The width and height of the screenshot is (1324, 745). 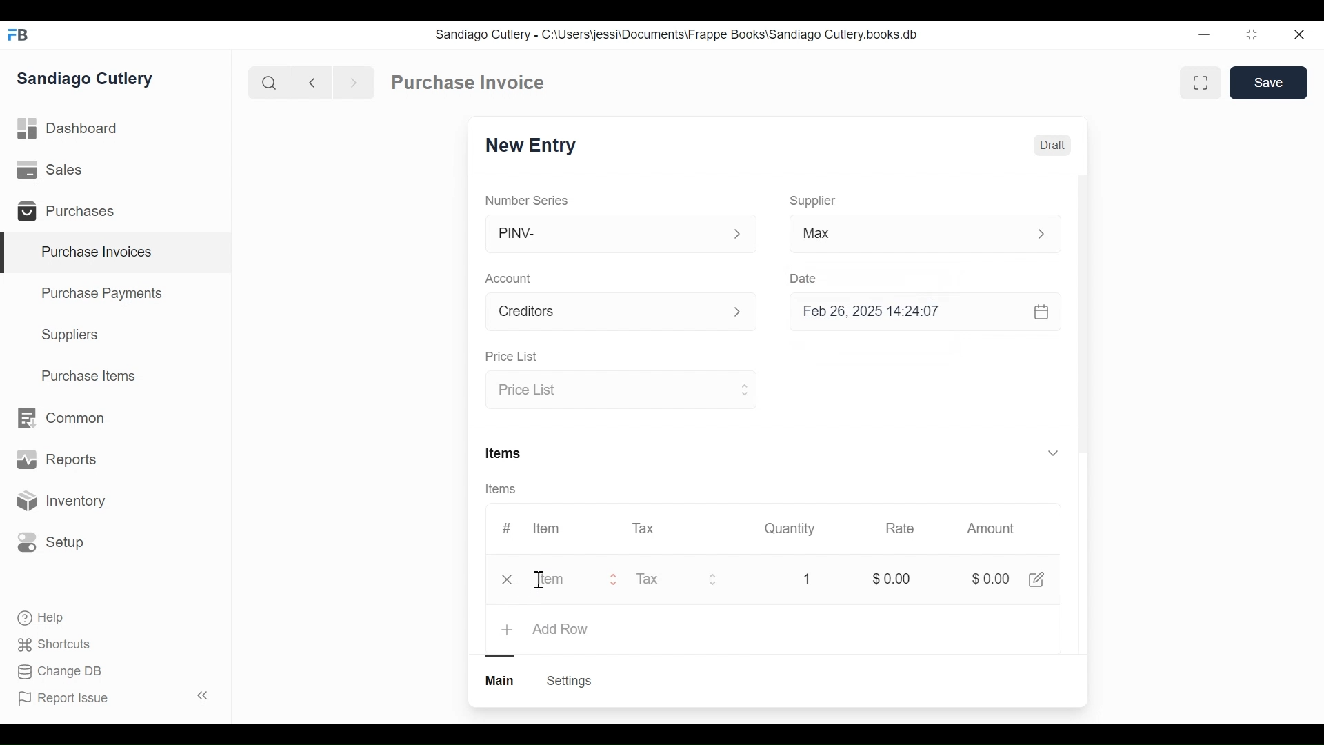 What do you see at coordinates (51, 542) in the screenshot?
I see `Setup` at bounding box center [51, 542].